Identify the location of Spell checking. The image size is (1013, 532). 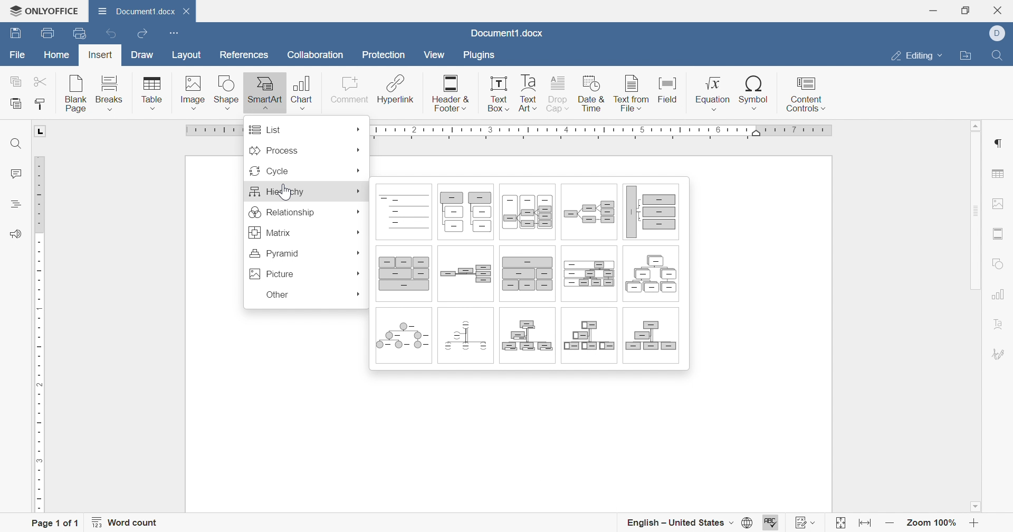
(771, 521).